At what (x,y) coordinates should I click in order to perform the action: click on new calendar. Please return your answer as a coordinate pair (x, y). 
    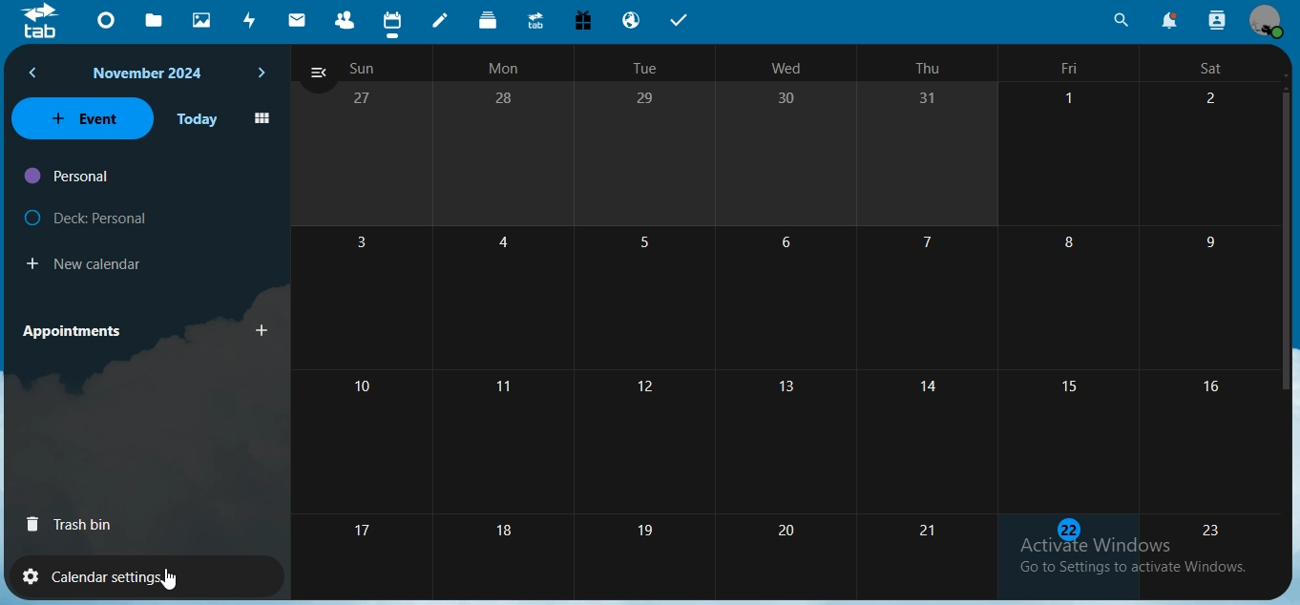
    Looking at the image, I should click on (90, 261).